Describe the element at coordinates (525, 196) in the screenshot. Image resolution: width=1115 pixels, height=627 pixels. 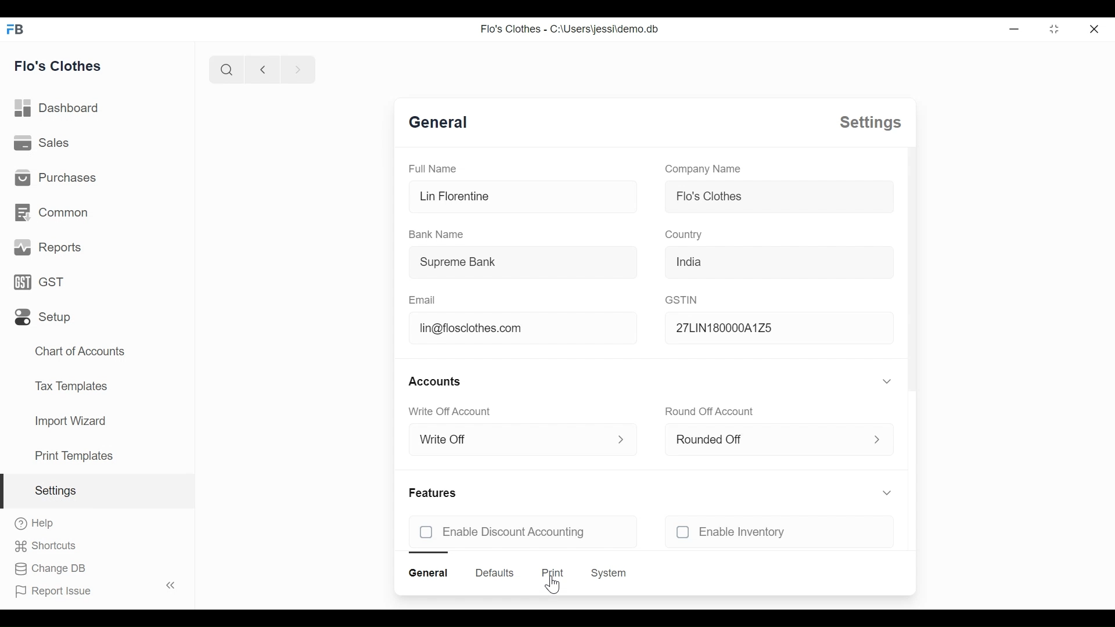
I see `lin florentine` at that location.